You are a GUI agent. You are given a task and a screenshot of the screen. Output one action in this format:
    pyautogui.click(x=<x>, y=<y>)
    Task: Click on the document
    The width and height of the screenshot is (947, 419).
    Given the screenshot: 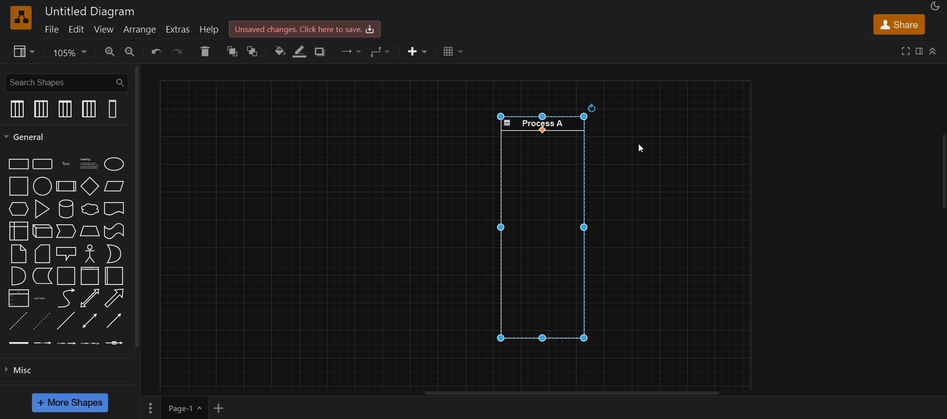 What is the action you would take?
    pyautogui.click(x=115, y=209)
    